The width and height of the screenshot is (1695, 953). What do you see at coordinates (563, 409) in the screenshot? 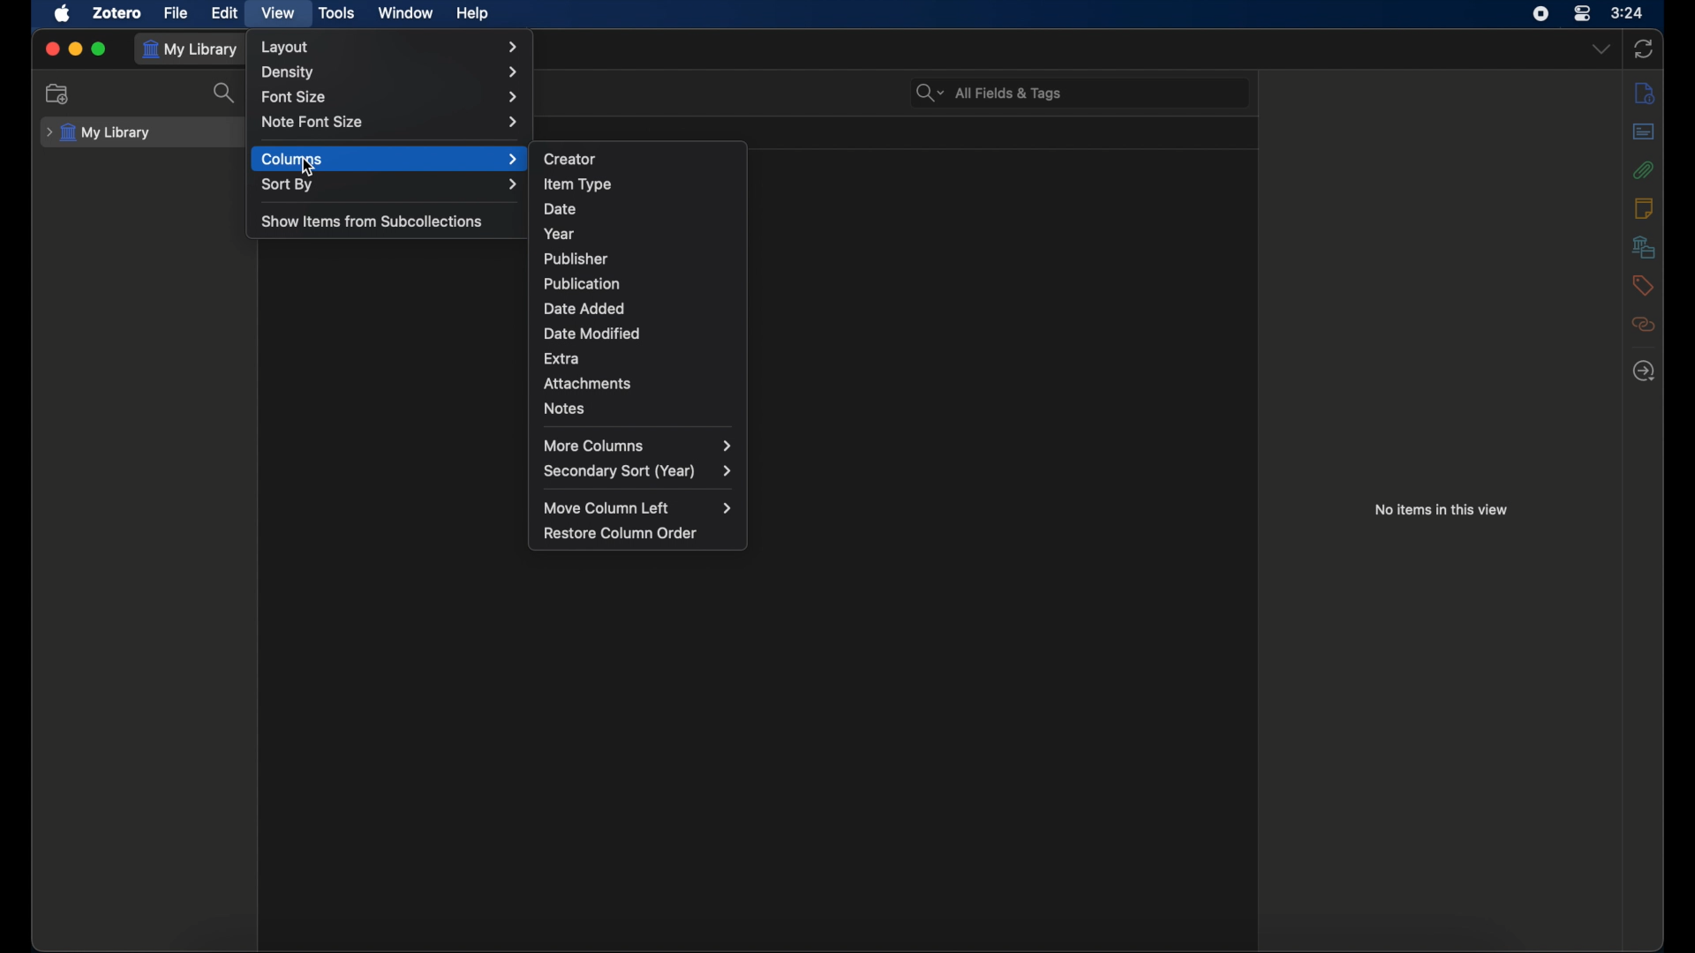
I see `notes` at bounding box center [563, 409].